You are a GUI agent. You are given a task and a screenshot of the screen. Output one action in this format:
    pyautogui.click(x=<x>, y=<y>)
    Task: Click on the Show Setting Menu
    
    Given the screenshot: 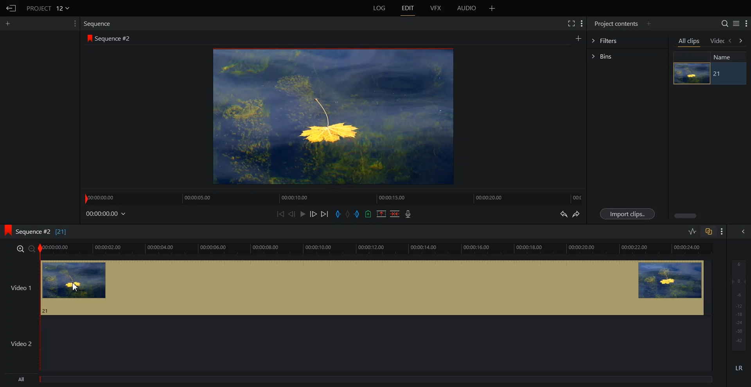 What is the action you would take?
    pyautogui.click(x=746, y=24)
    